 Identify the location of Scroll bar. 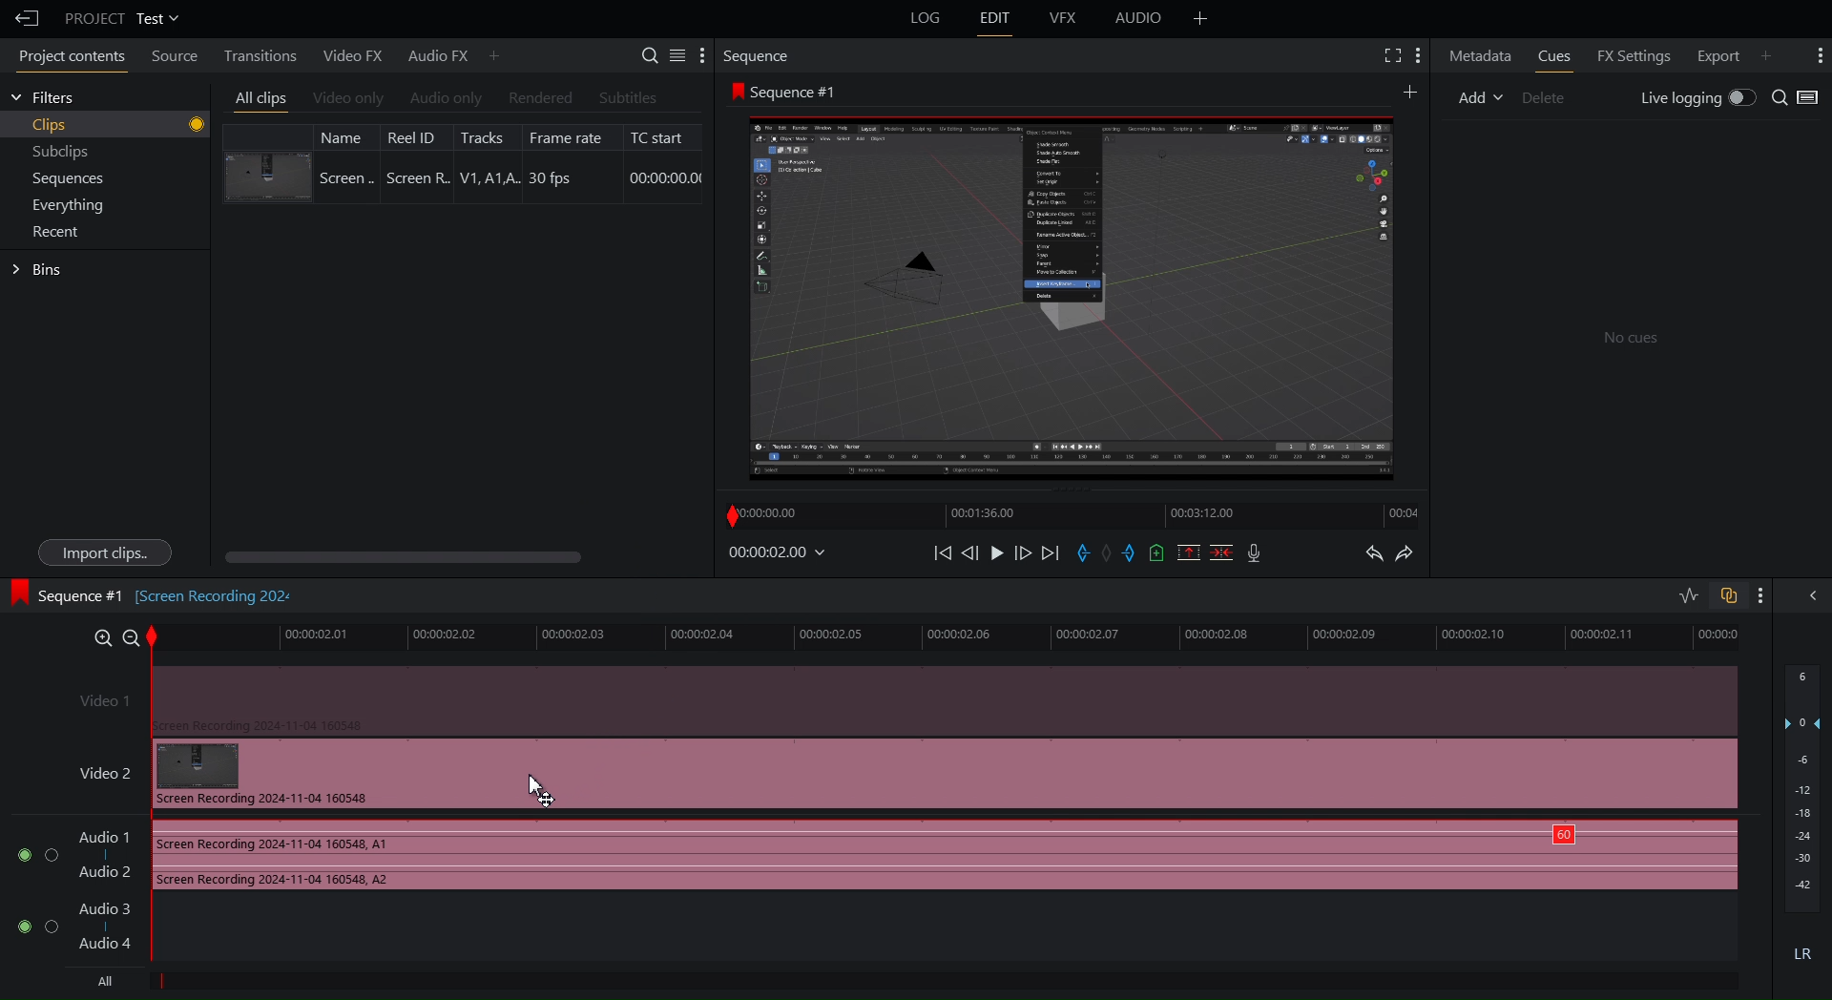
(436, 557).